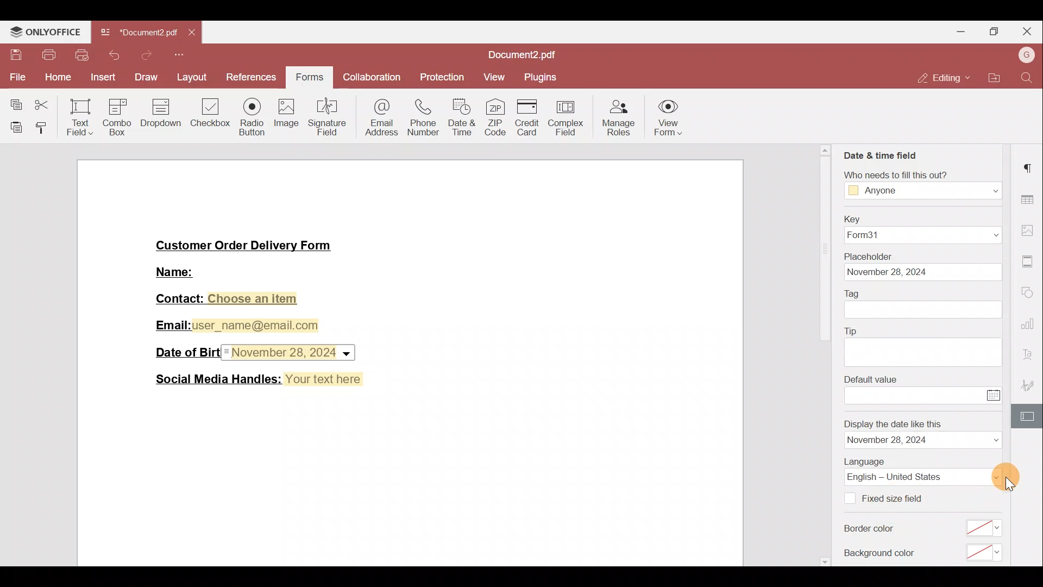 This screenshot has height=587, width=1043. I want to click on enter value, so click(914, 395).